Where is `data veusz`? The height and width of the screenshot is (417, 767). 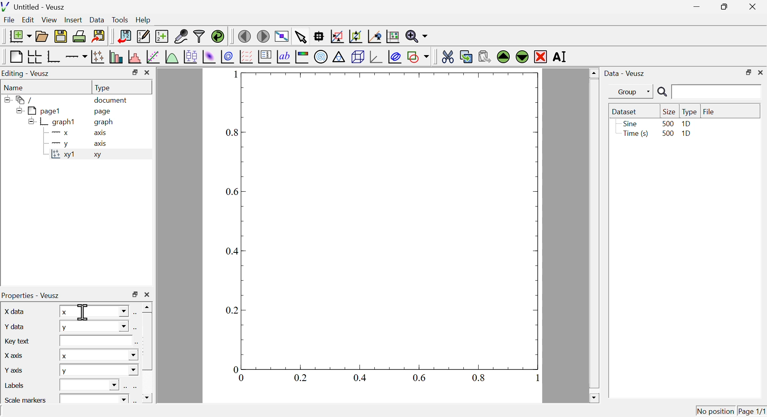 data veusz is located at coordinates (625, 73).